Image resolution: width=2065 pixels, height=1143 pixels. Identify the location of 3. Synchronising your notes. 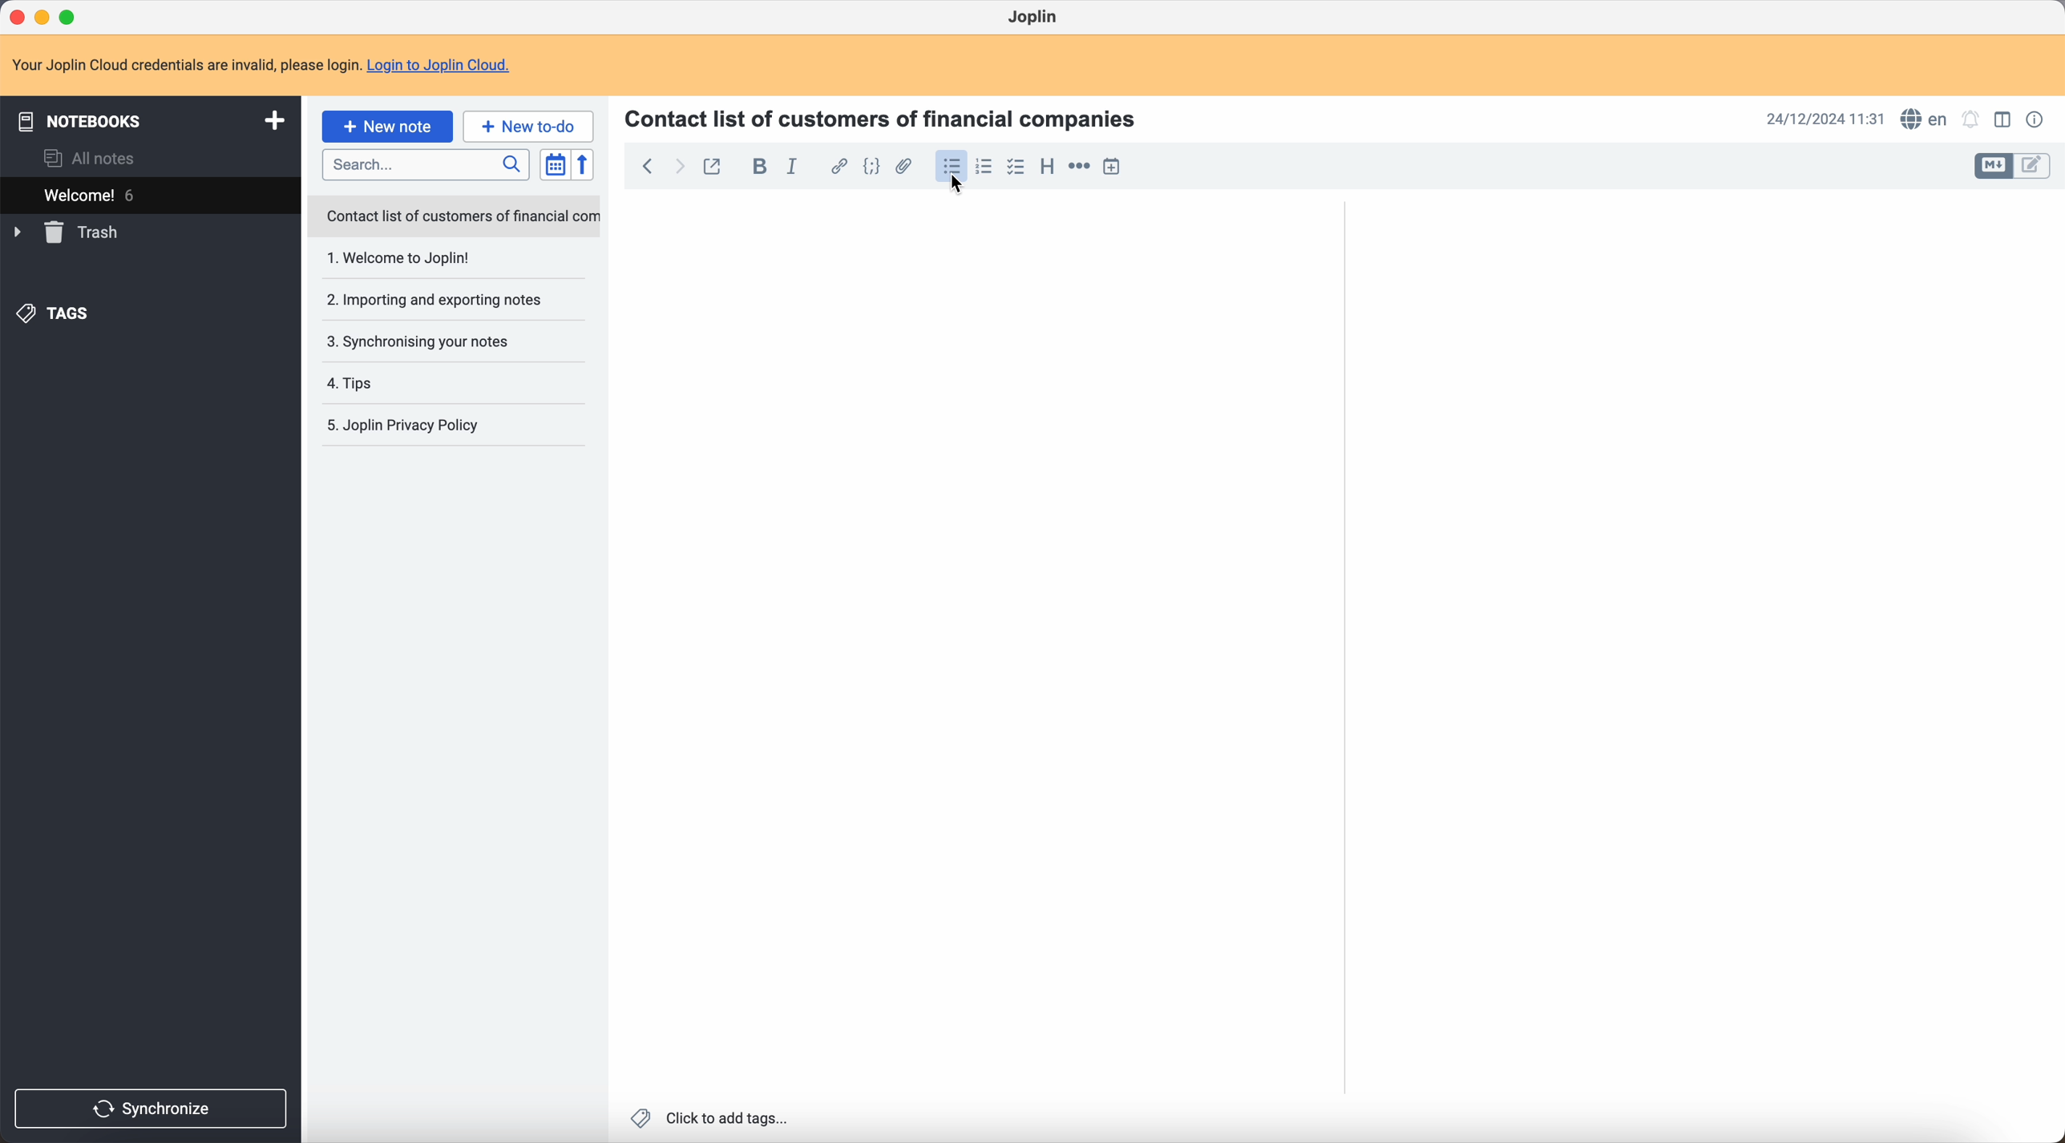
(423, 341).